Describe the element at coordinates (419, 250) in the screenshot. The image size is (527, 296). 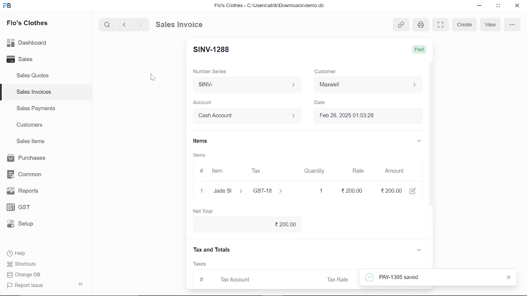
I see `expand` at that location.